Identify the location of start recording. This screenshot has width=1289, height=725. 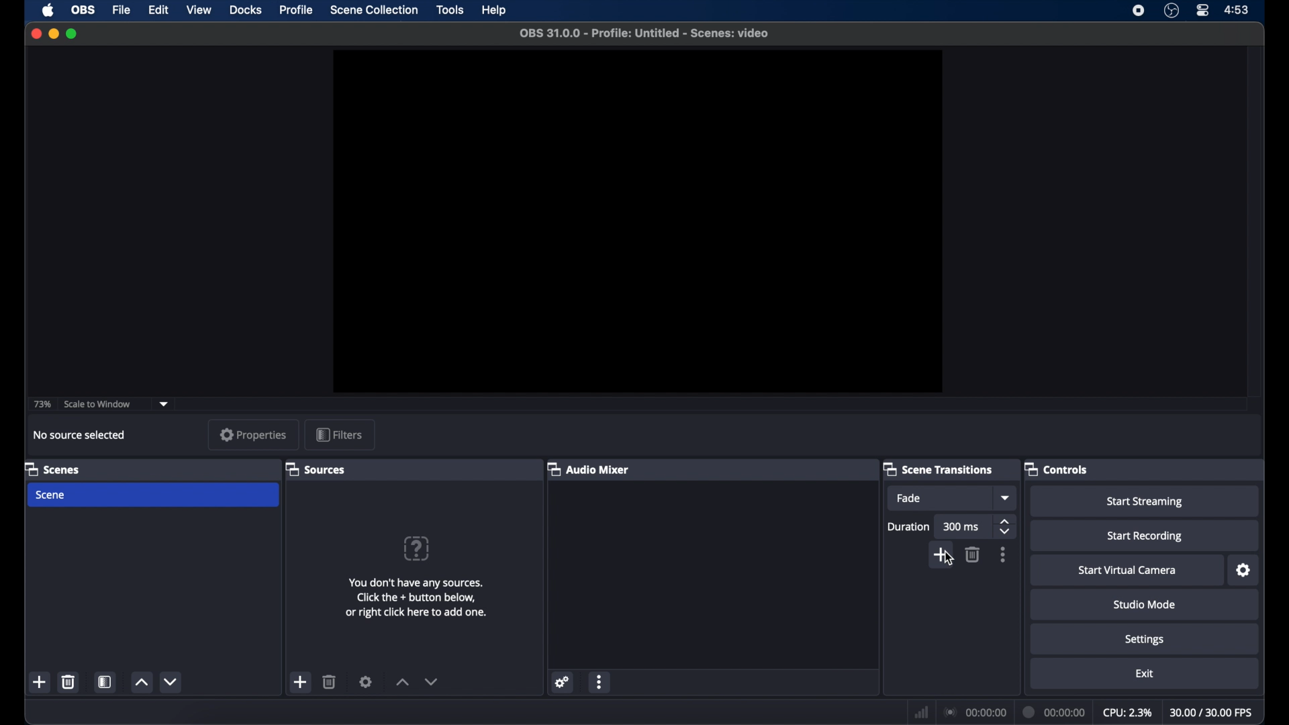
(1147, 536).